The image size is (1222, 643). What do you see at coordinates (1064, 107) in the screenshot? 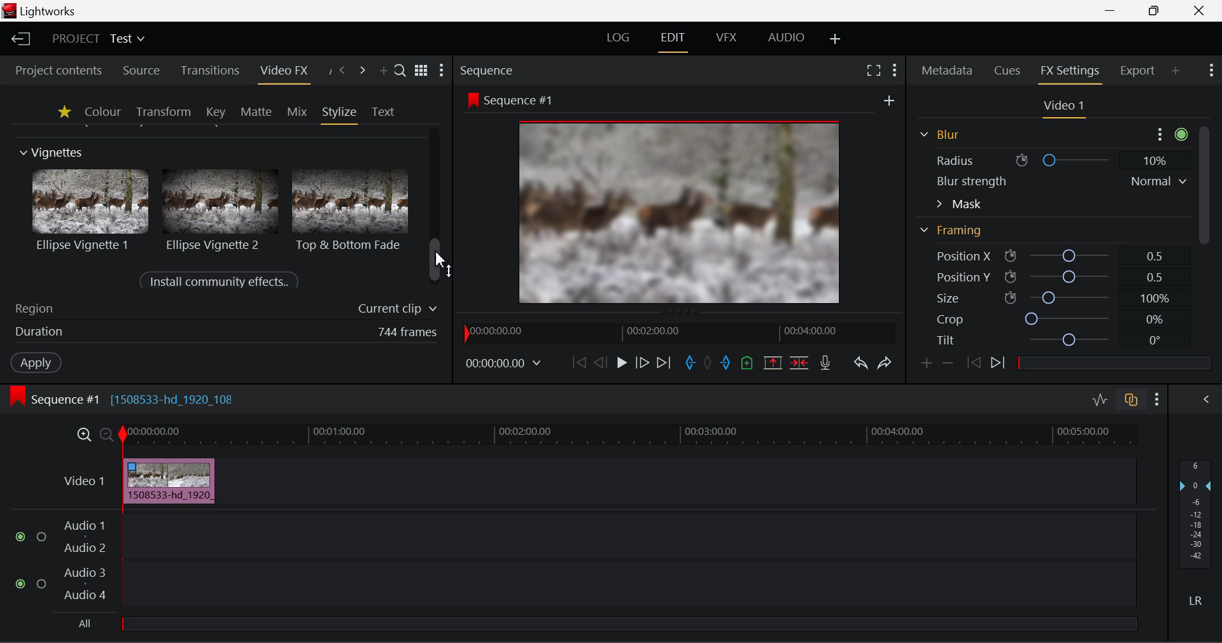
I see `Video 1 Settings` at bounding box center [1064, 107].